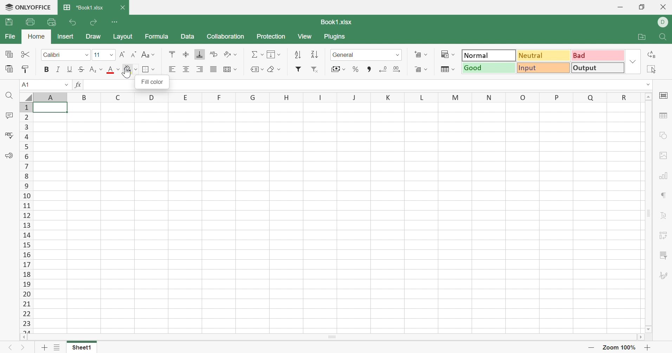 The width and height of the screenshot is (672, 353). Describe the element at coordinates (44, 85) in the screenshot. I see `A1` at that location.